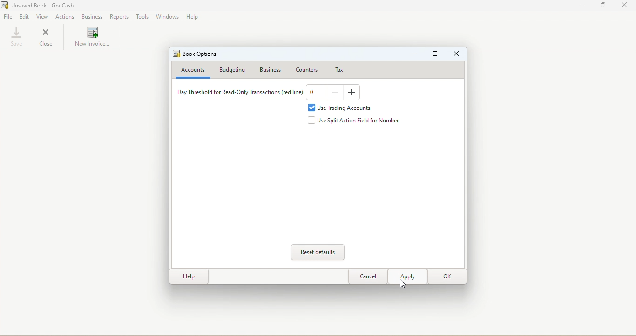 The image size is (636, 336). What do you see at coordinates (197, 54) in the screenshot?
I see `Book options` at bounding box center [197, 54].